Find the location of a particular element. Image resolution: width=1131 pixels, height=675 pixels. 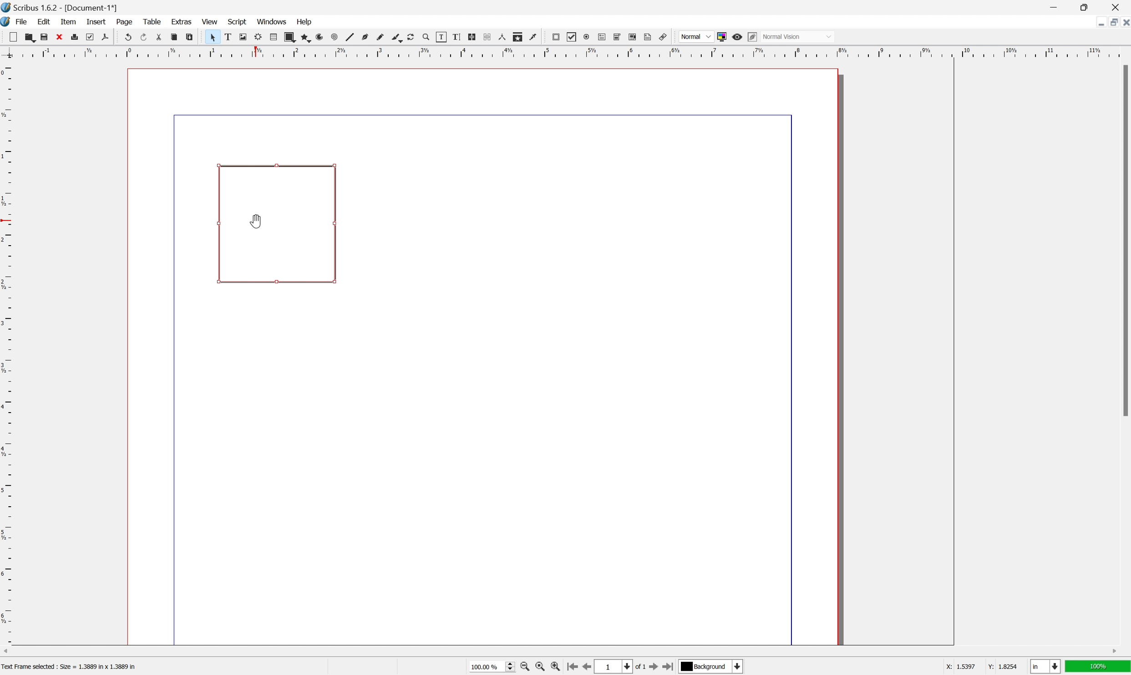

zoom in is located at coordinates (557, 668).